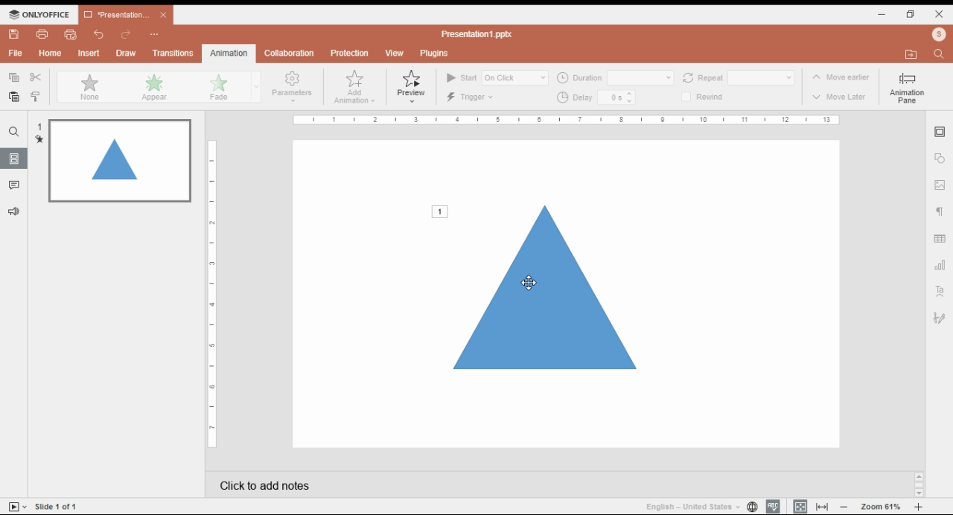 This screenshot has width=953, height=515. Describe the element at coordinates (940, 238) in the screenshot. I see `table  settings` at that location.